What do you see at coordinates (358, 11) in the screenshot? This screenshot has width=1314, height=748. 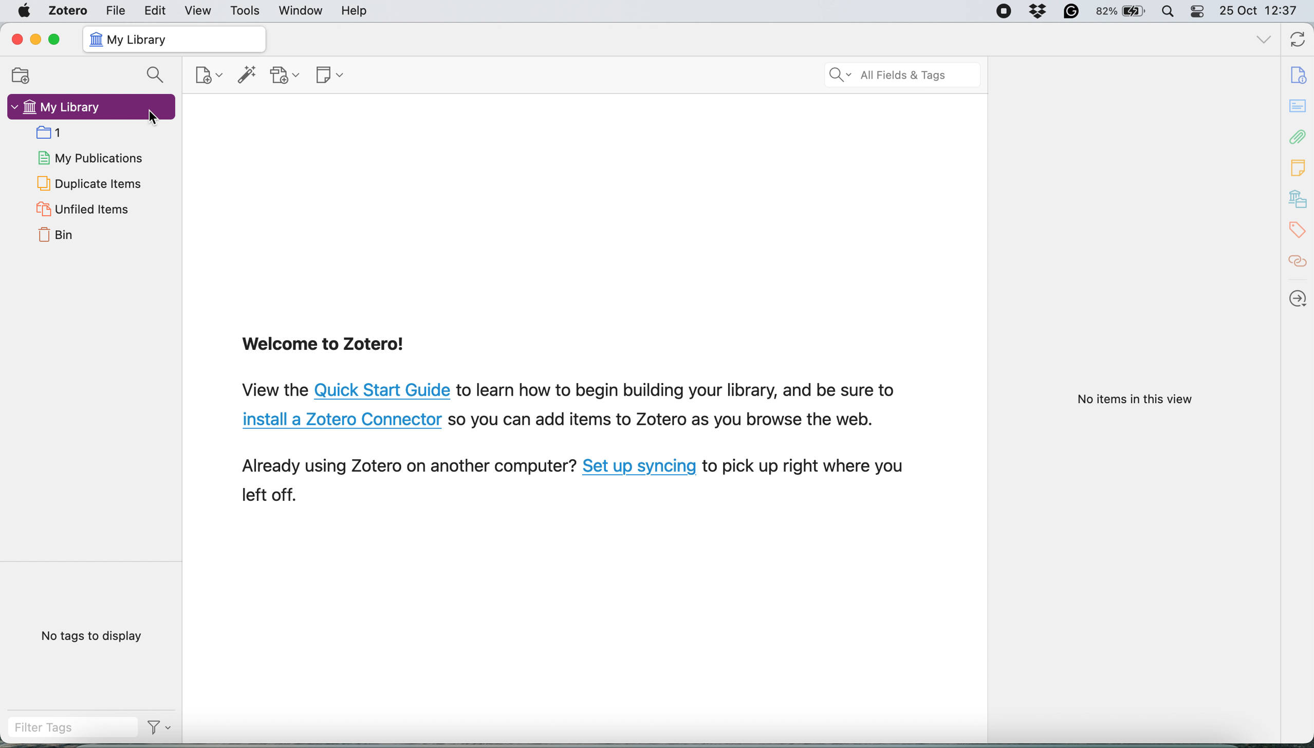 I see `help` at bounding box center [358, 11].